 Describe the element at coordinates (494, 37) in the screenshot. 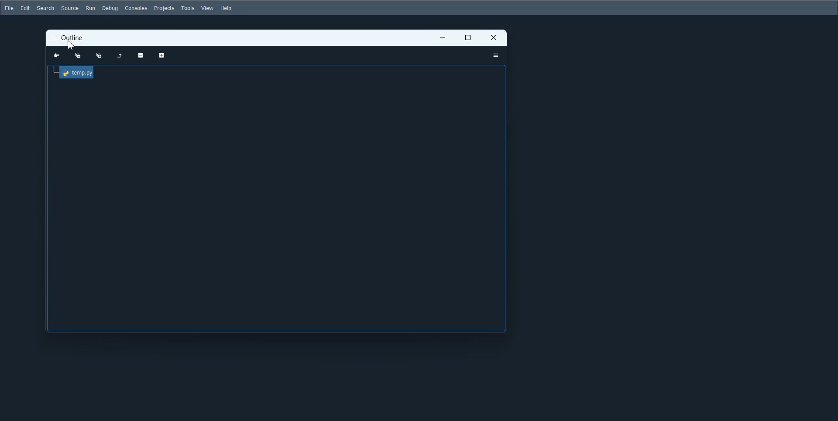

I see `Close` at that location.